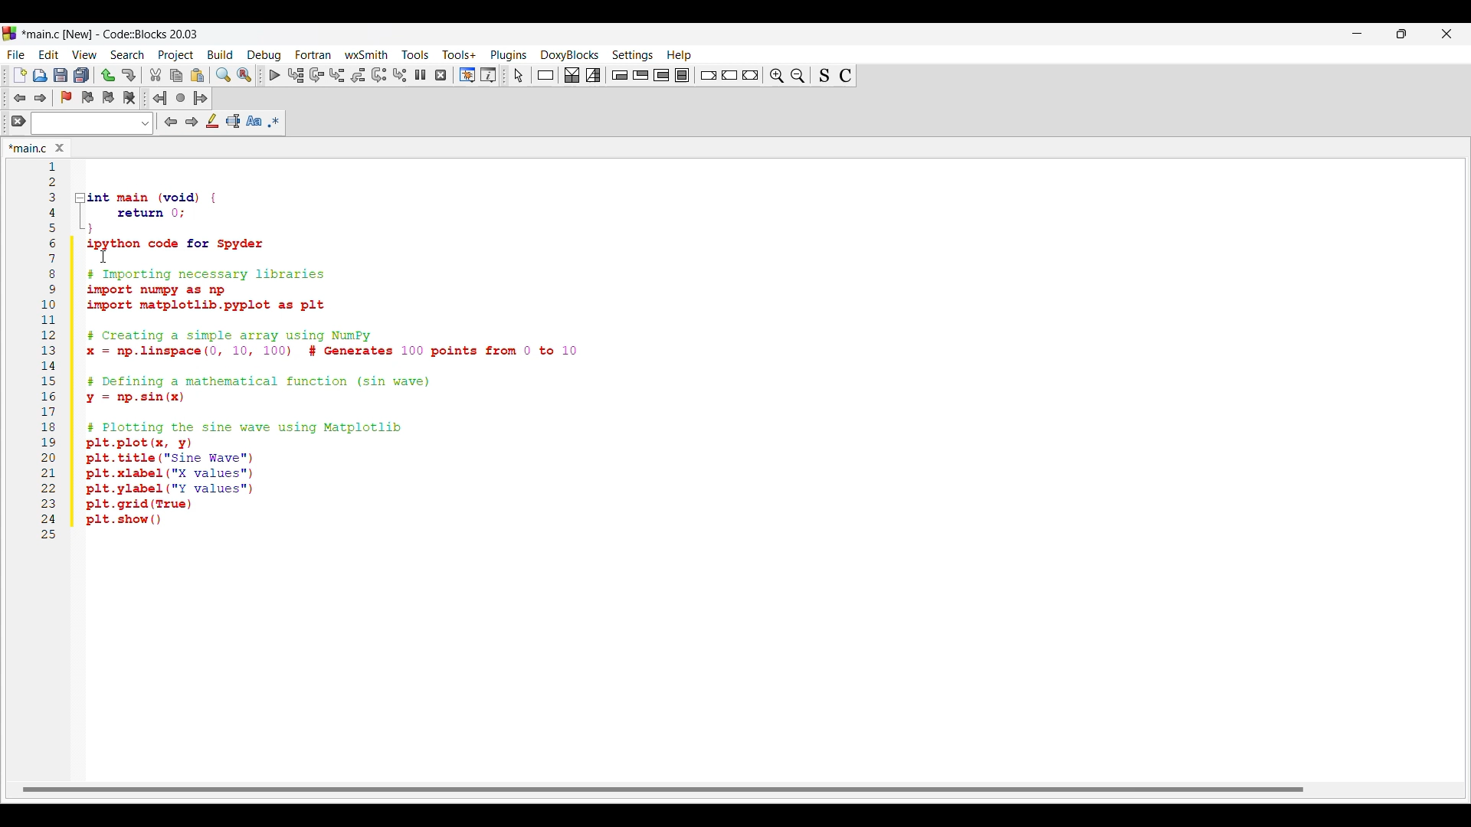 The width and height of the screenshot is (1471, 827). What do you see at coordinates (798, 75) in the screenshot?
I see `Zoom in` at bounding box center [798, 75].